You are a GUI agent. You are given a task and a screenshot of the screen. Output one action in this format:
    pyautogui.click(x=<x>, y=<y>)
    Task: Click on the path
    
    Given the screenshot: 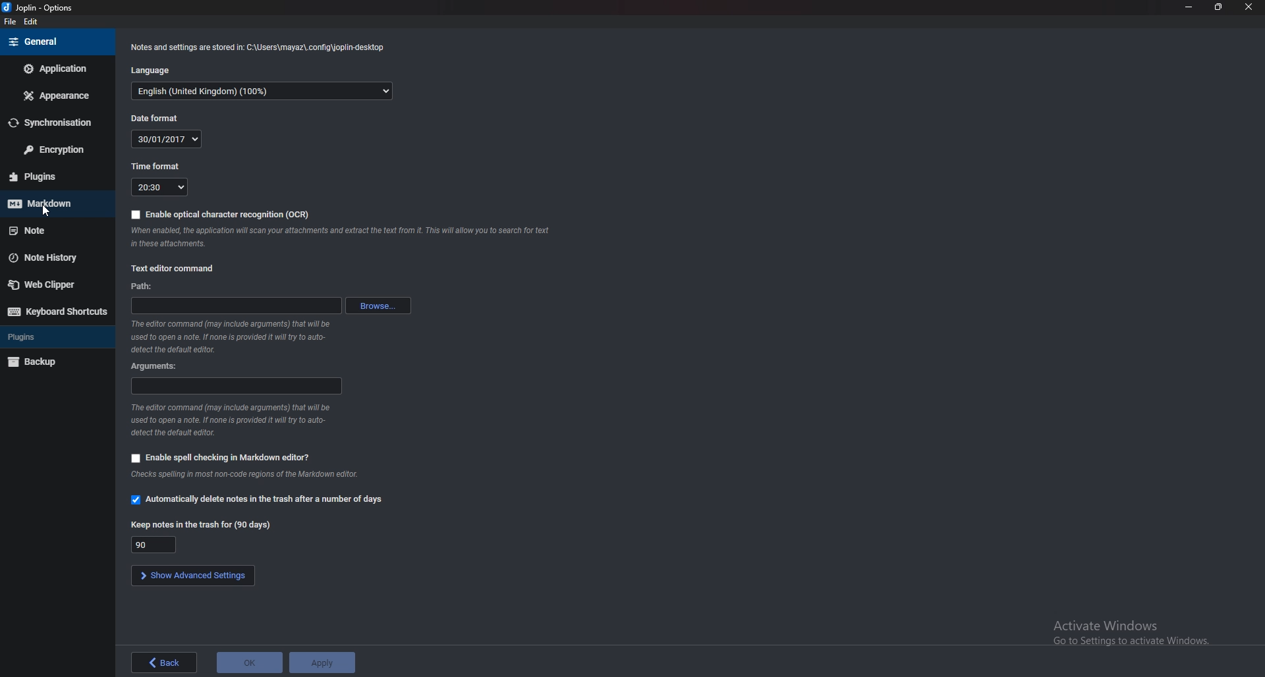 What is the action you would take?
    pyautogui.click(x=237, y=306)
    